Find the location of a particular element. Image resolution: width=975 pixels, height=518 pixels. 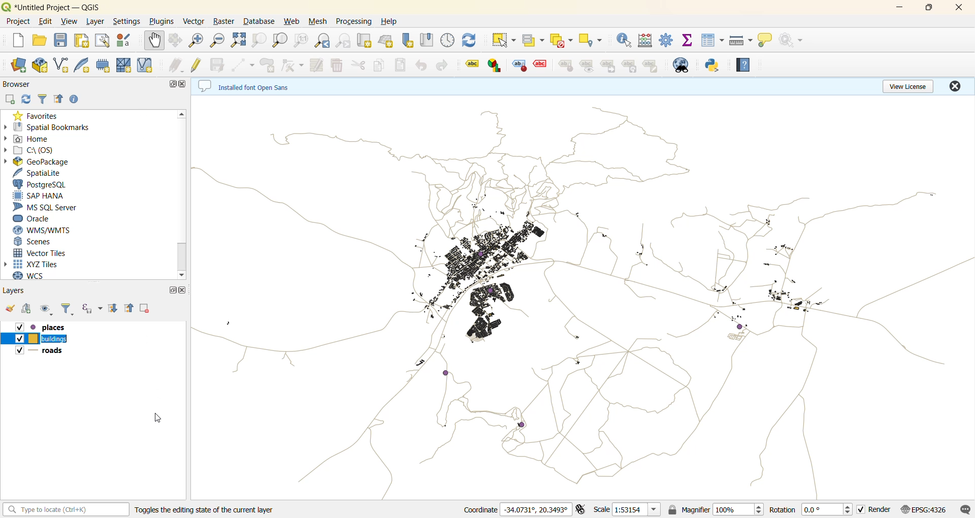

style manager is located at coordinates (127, 41).